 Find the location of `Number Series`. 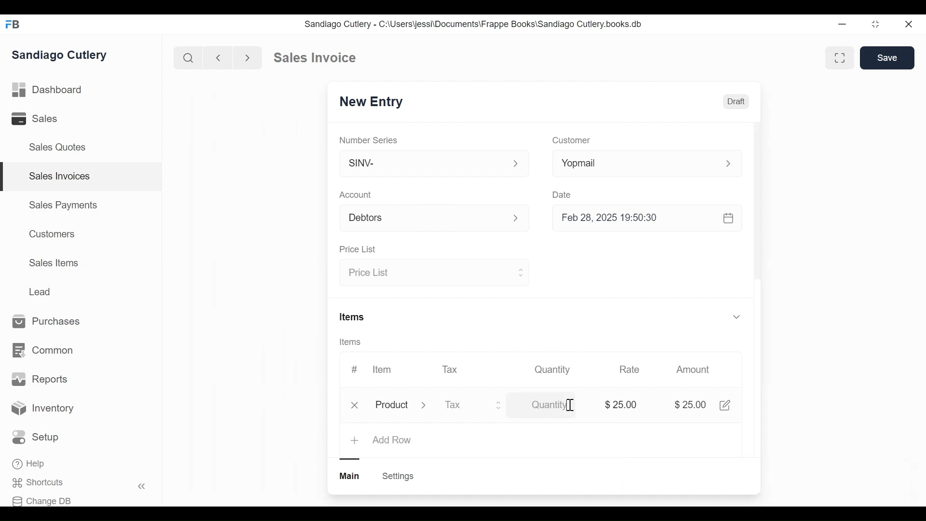

Number Series is located at coordinates (369, 140).